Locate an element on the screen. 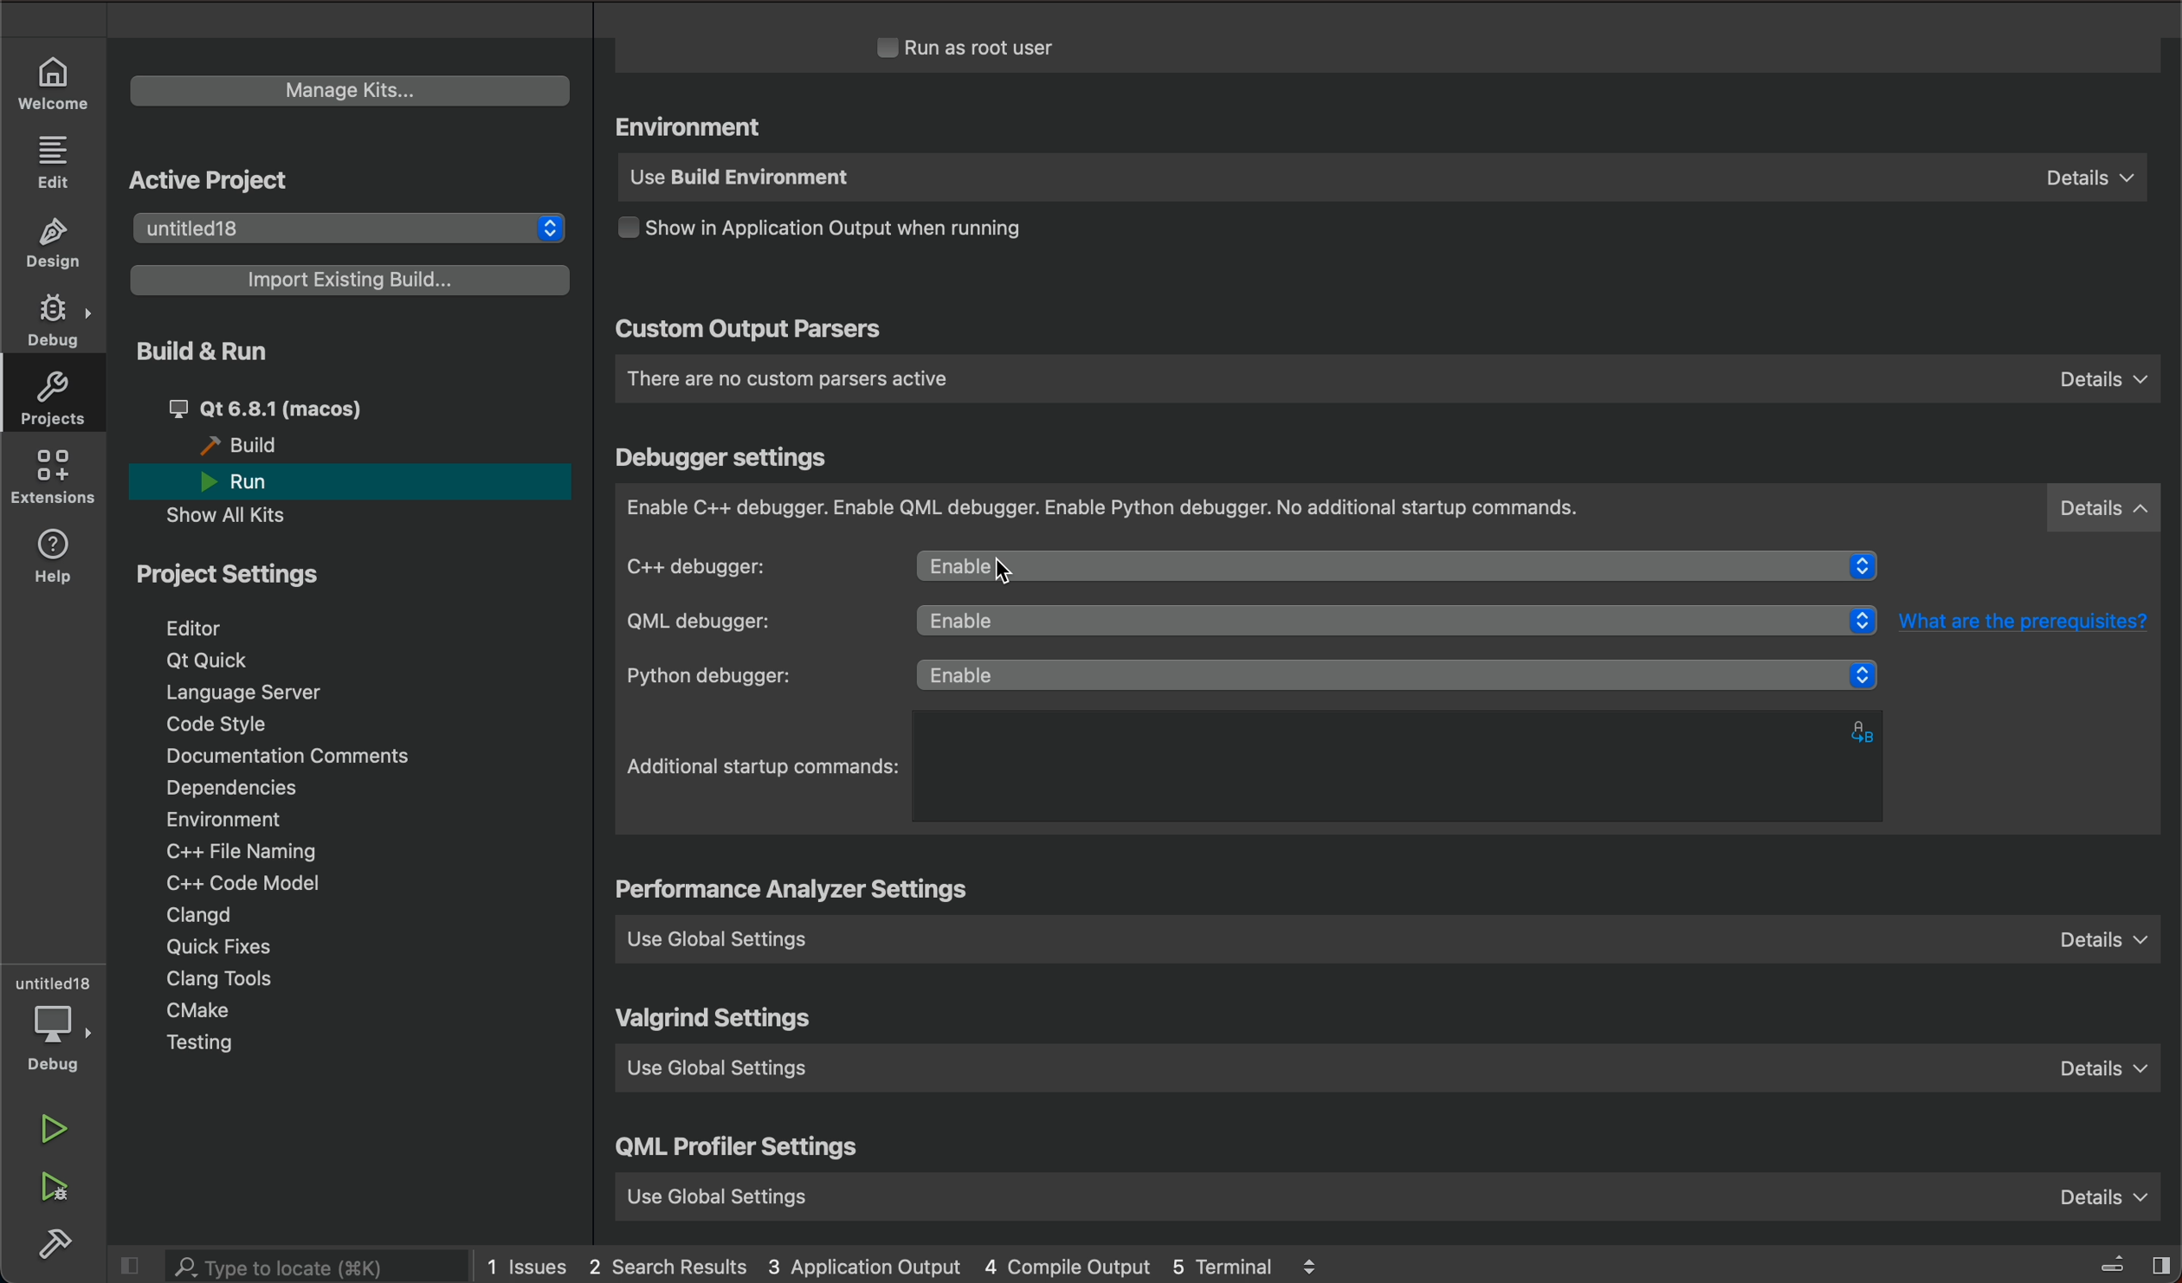 This screenshot has width=2182, height=1283. cursor is located at coordinates (998, 573).